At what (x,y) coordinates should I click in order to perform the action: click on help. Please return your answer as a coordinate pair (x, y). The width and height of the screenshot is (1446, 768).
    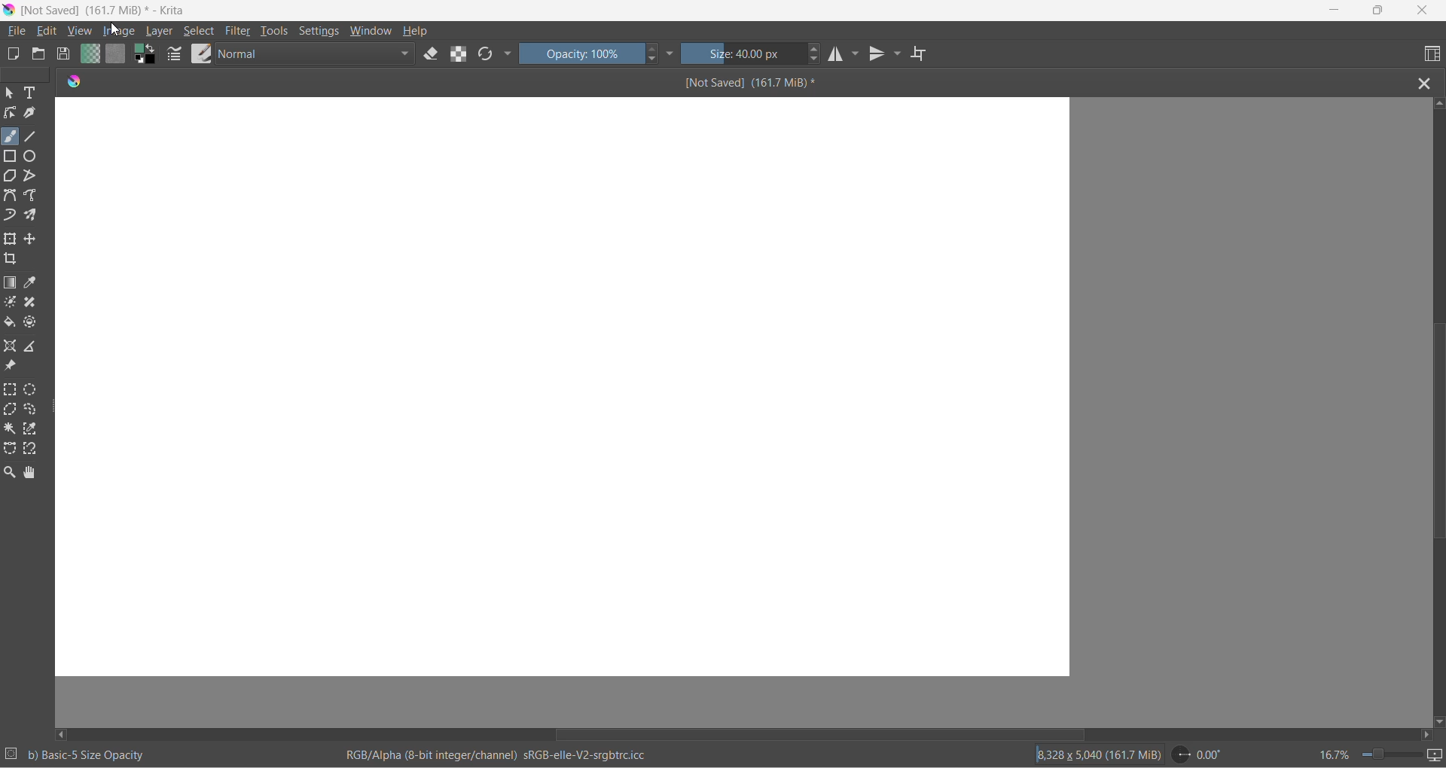
    Looking at the image, I should click on (418, 31).